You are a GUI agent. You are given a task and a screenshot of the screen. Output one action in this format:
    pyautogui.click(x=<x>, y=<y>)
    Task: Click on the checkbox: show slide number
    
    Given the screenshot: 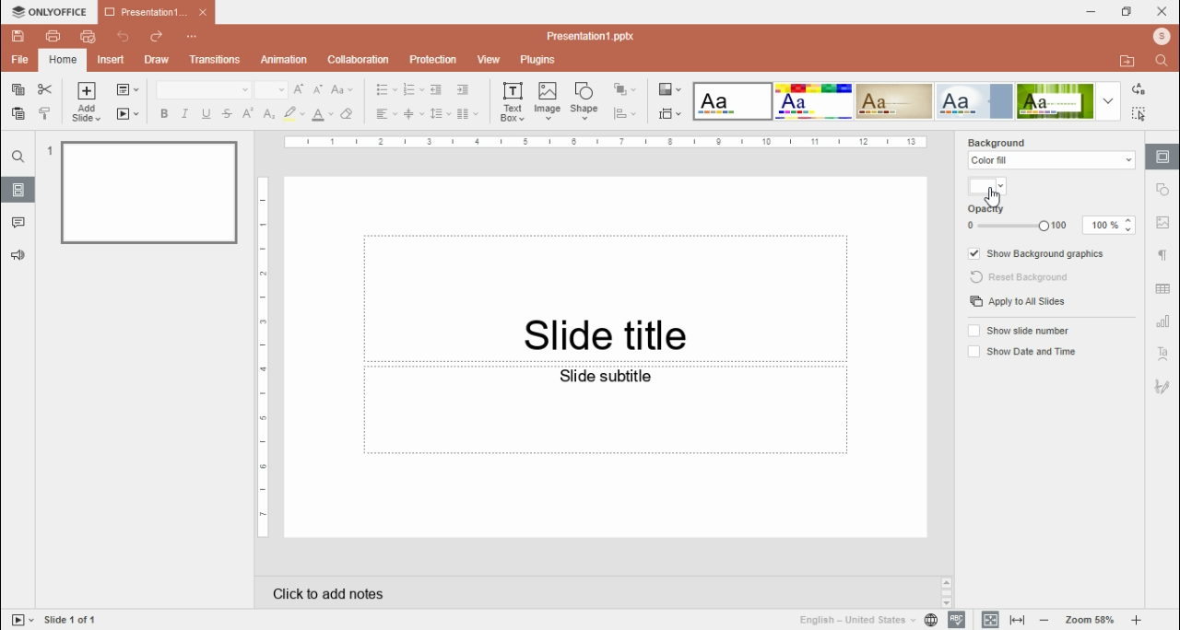 What is the action you would take?
    pyautogui.click(x=1017, y=332)
    